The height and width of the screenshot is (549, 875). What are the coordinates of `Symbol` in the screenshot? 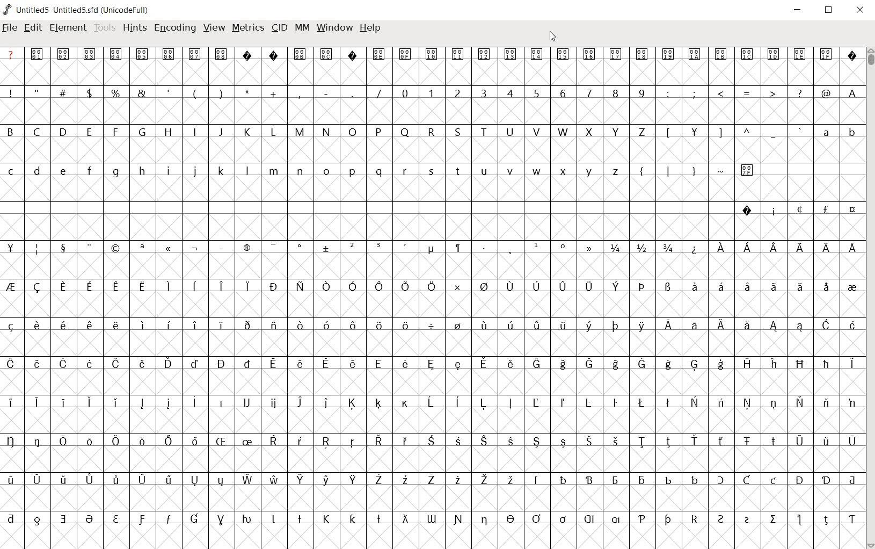 It's located at (694, 518).